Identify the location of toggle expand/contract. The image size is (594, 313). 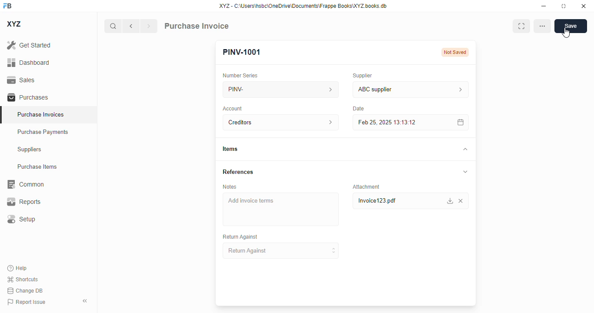
(464, 150).